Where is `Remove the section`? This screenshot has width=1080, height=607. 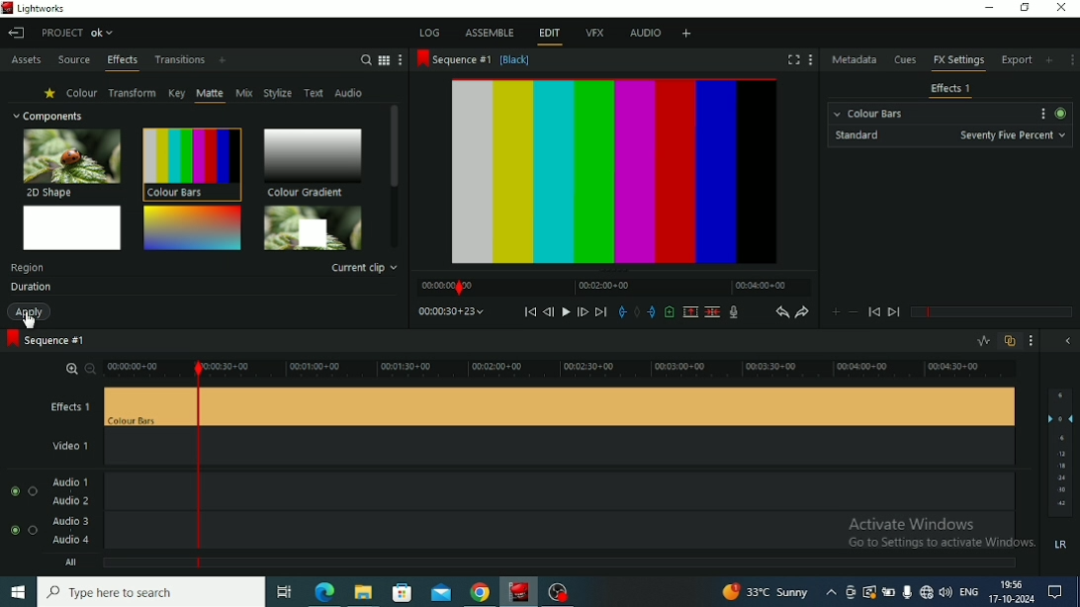
Remove the section is located at coordinates (690, 311).